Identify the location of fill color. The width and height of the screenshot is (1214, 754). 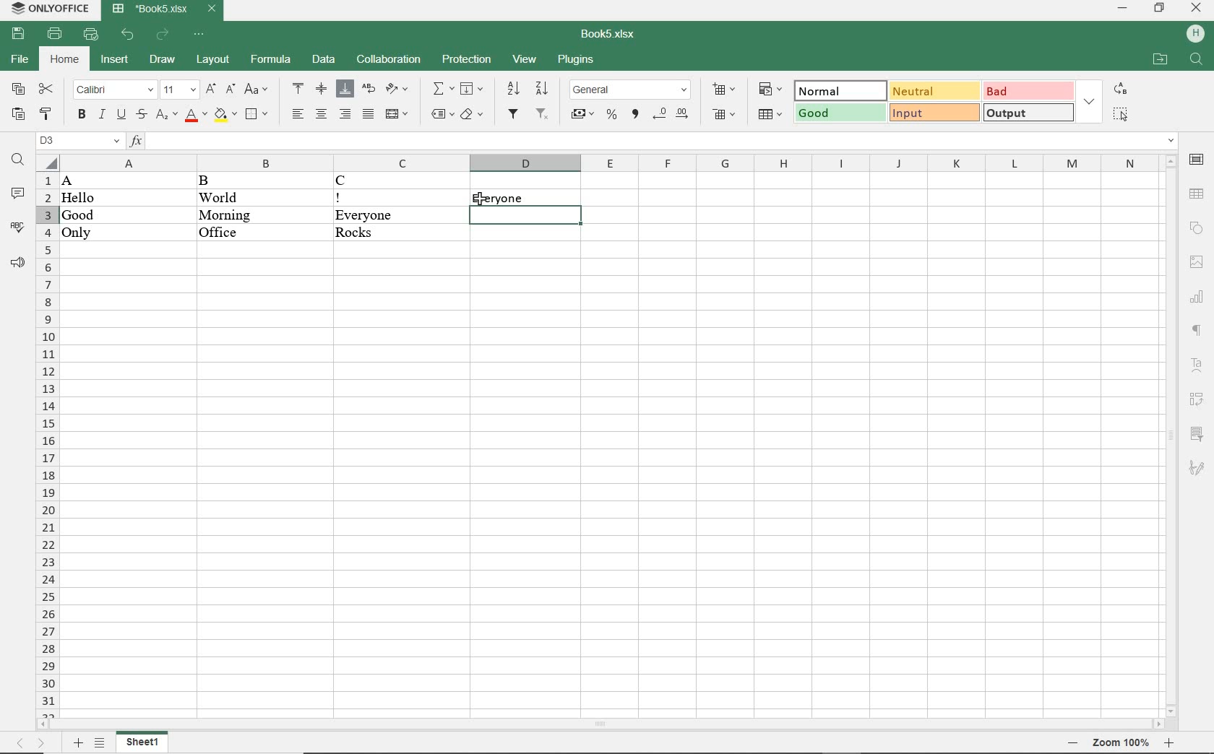
(226, 116).